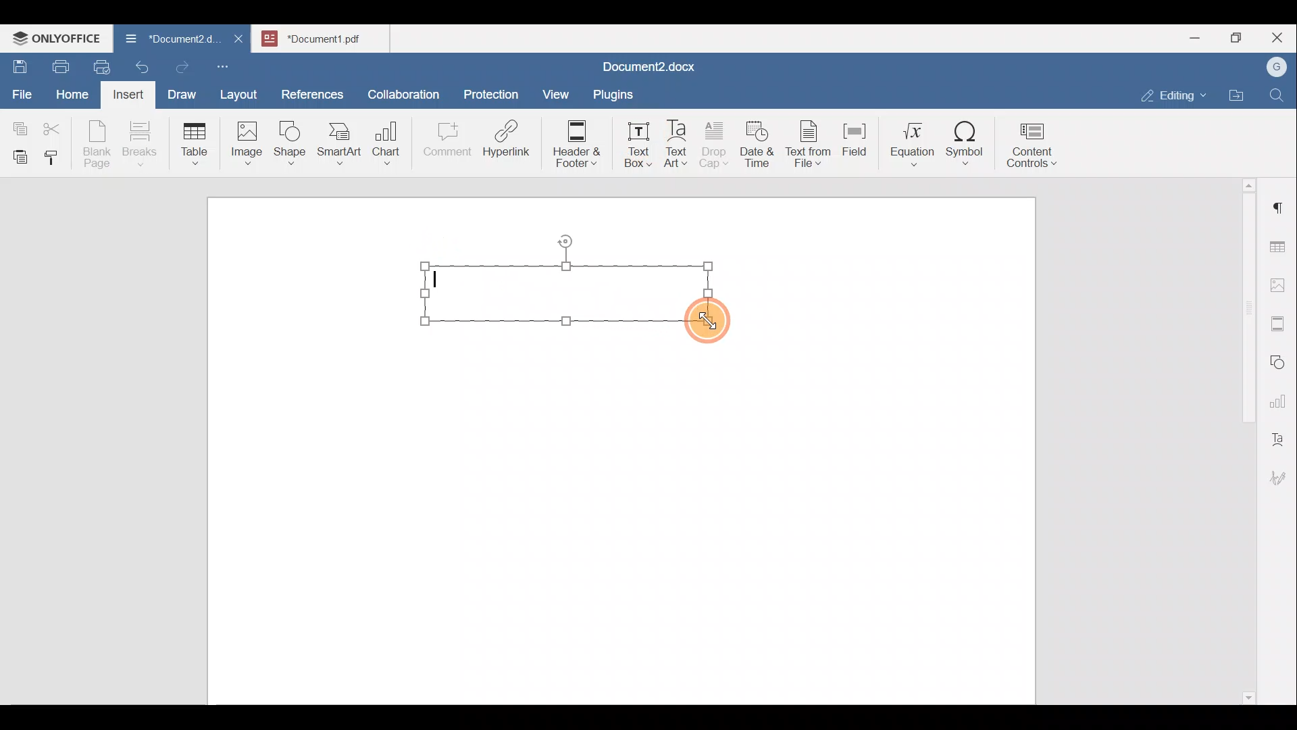 The height and width of the screenshot is (730, 1297). What do you see at coordinates (17, 153) in the screenshot?
I see `Paste` at bounding box center [17, 153].